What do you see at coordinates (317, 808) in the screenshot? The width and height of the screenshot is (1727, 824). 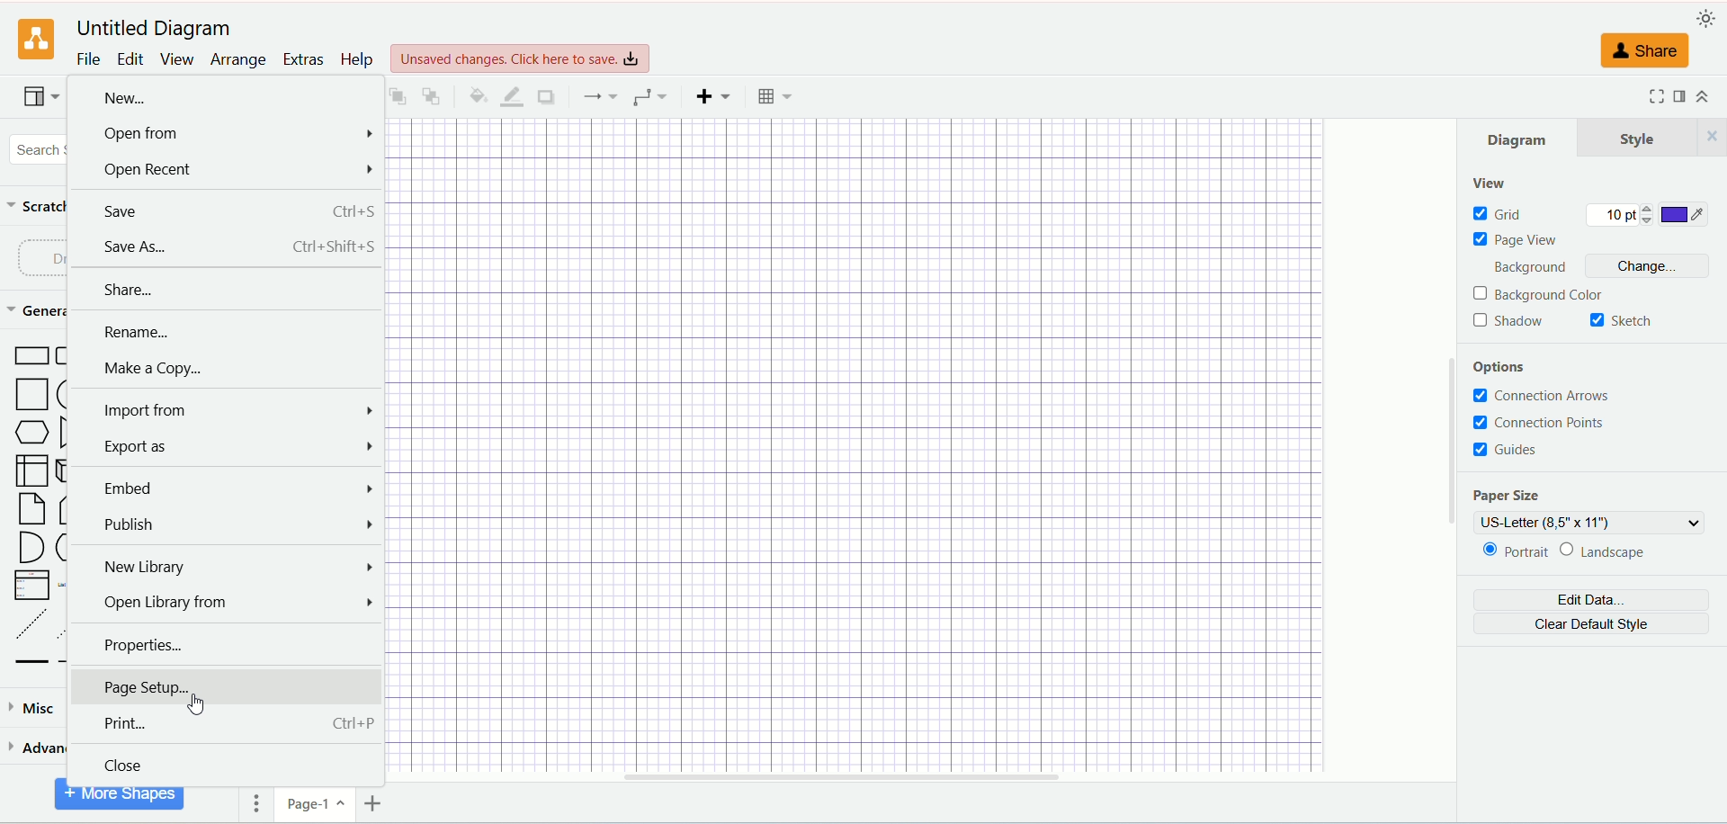 I see `Page 1` at bounding box center [317, 808].